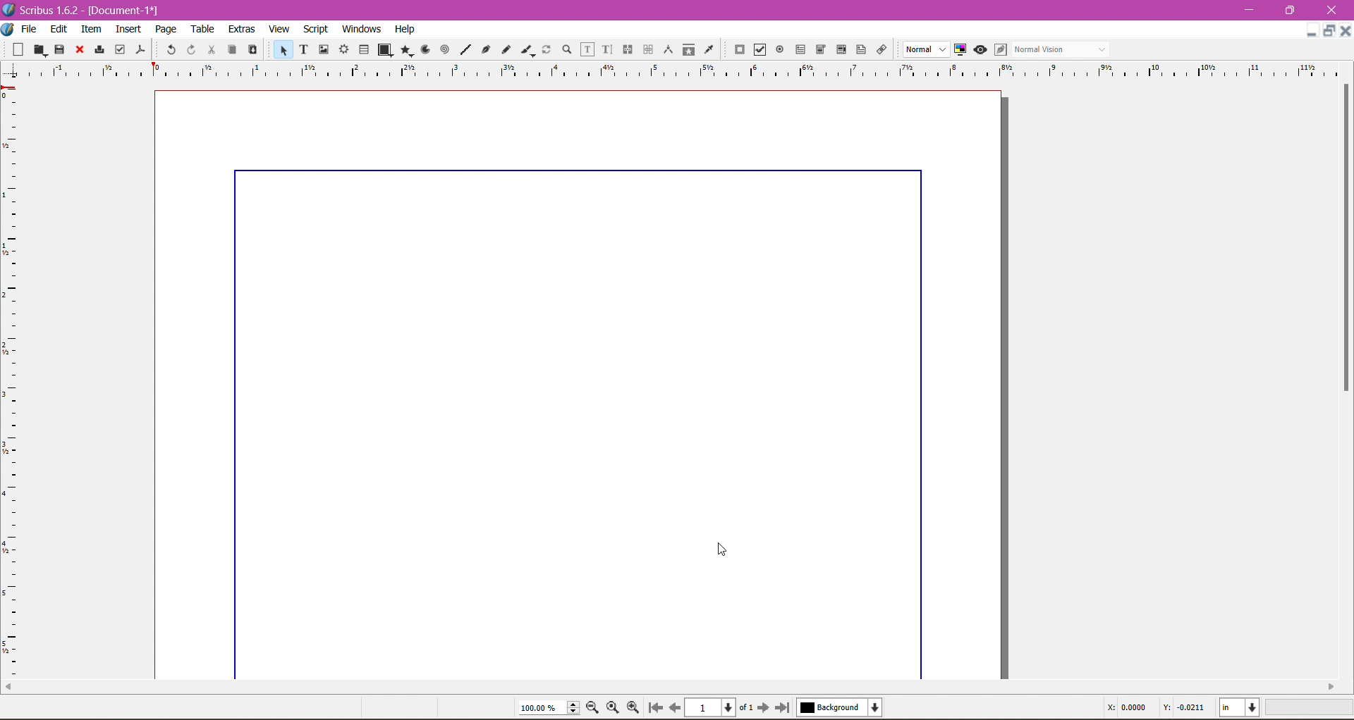 This screenshot has width=1354, height=720. Describe the element at coordinates (760, 50) in the screenshot. I see `PDF Check Box` at that location.